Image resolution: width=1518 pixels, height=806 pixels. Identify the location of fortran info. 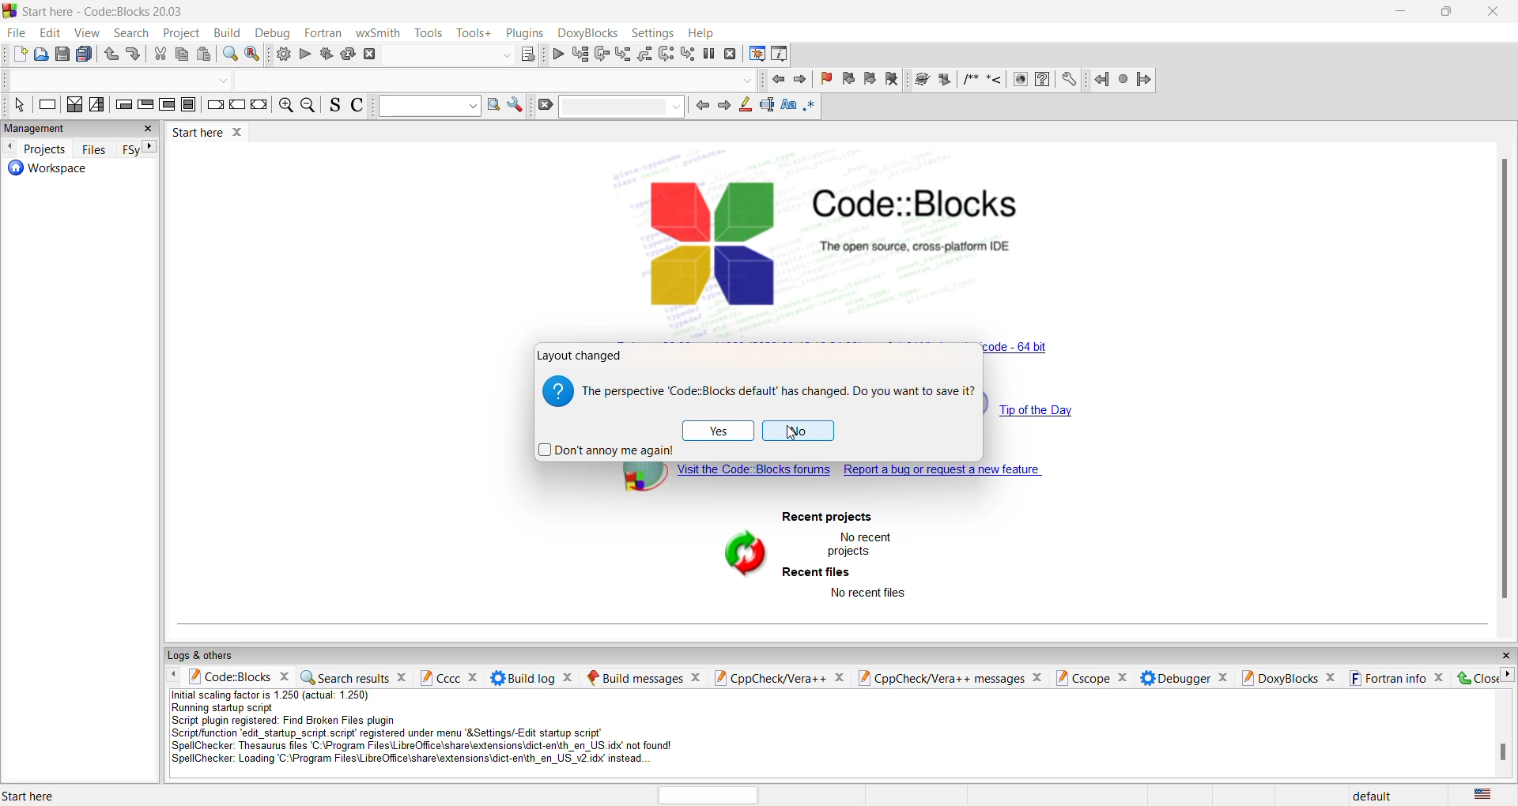
(1386, 678).